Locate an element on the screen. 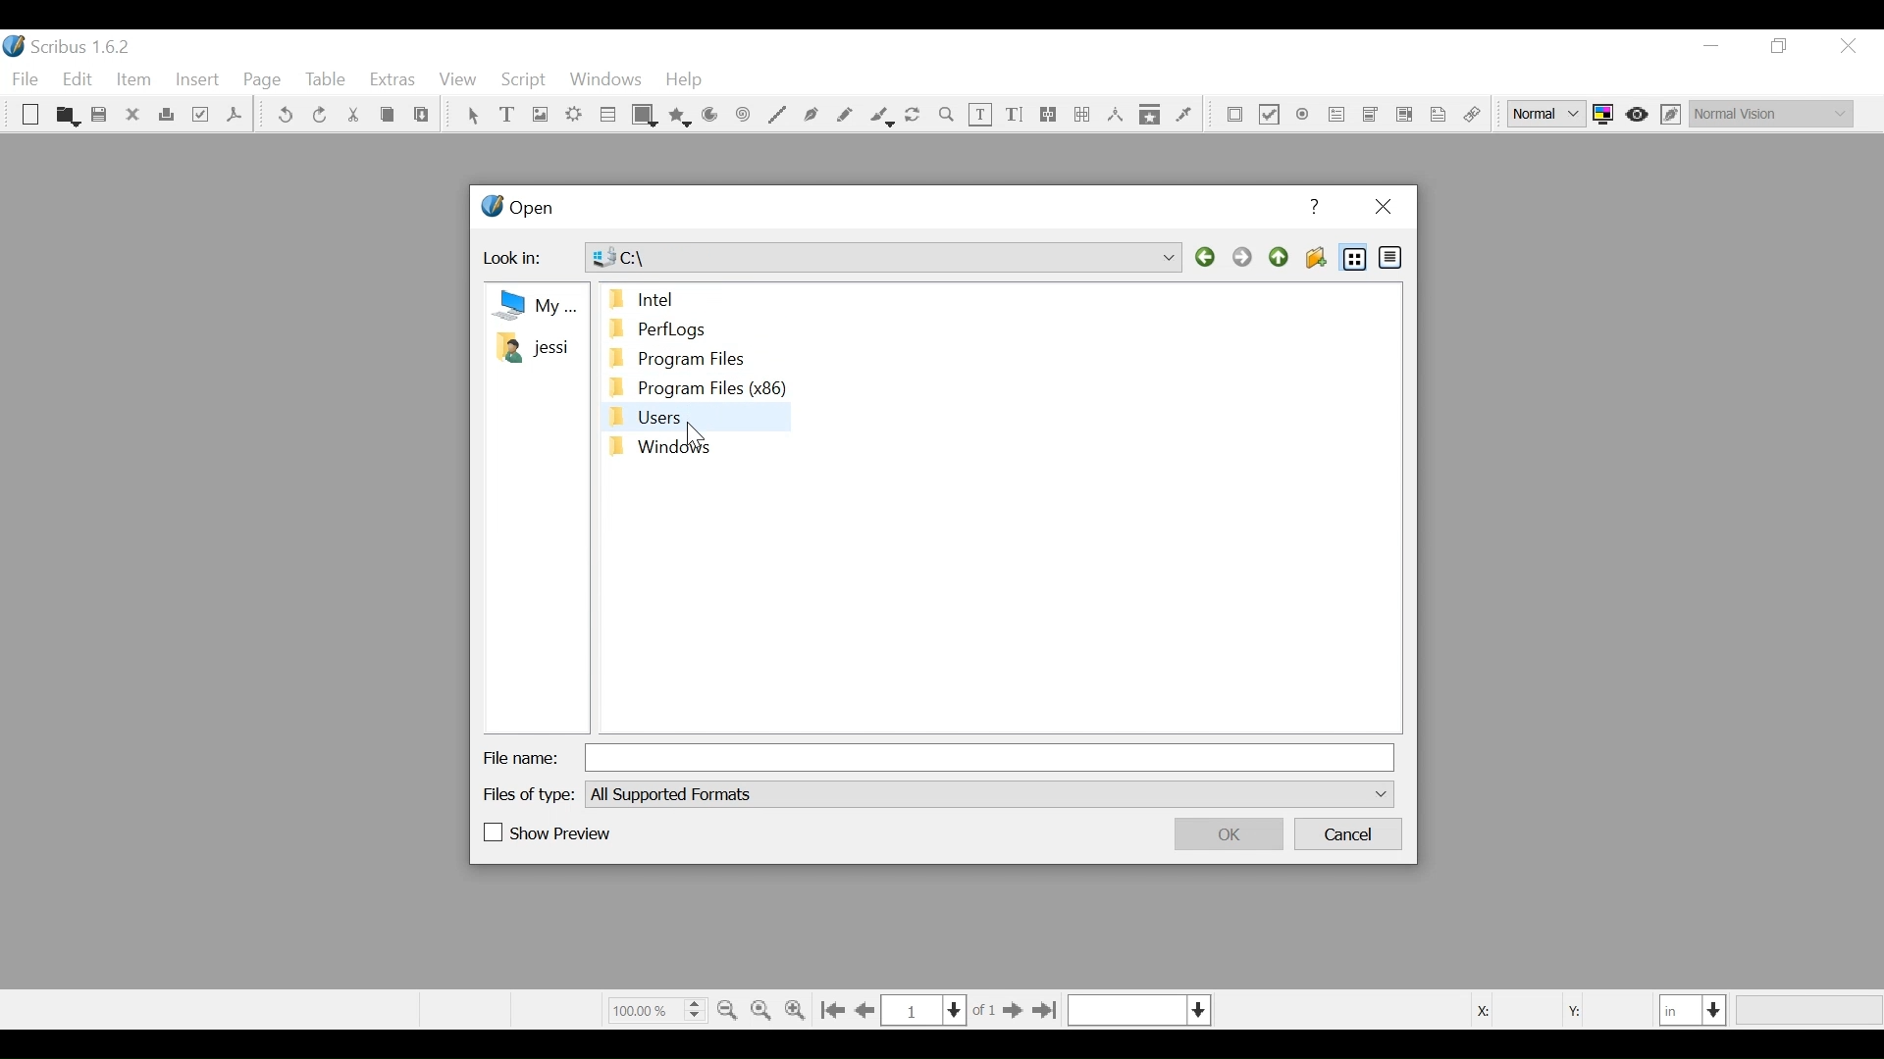 The image size is (1884, 1059). Line is located at coordinates (776, 116).